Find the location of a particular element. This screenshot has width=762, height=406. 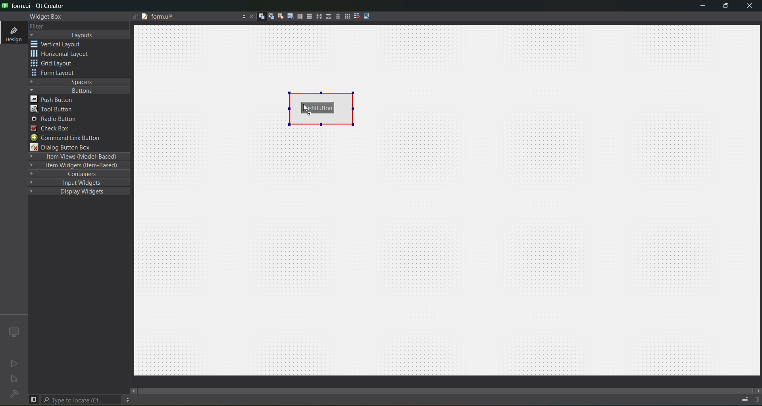

form layout is located at coordinates (54, 73).